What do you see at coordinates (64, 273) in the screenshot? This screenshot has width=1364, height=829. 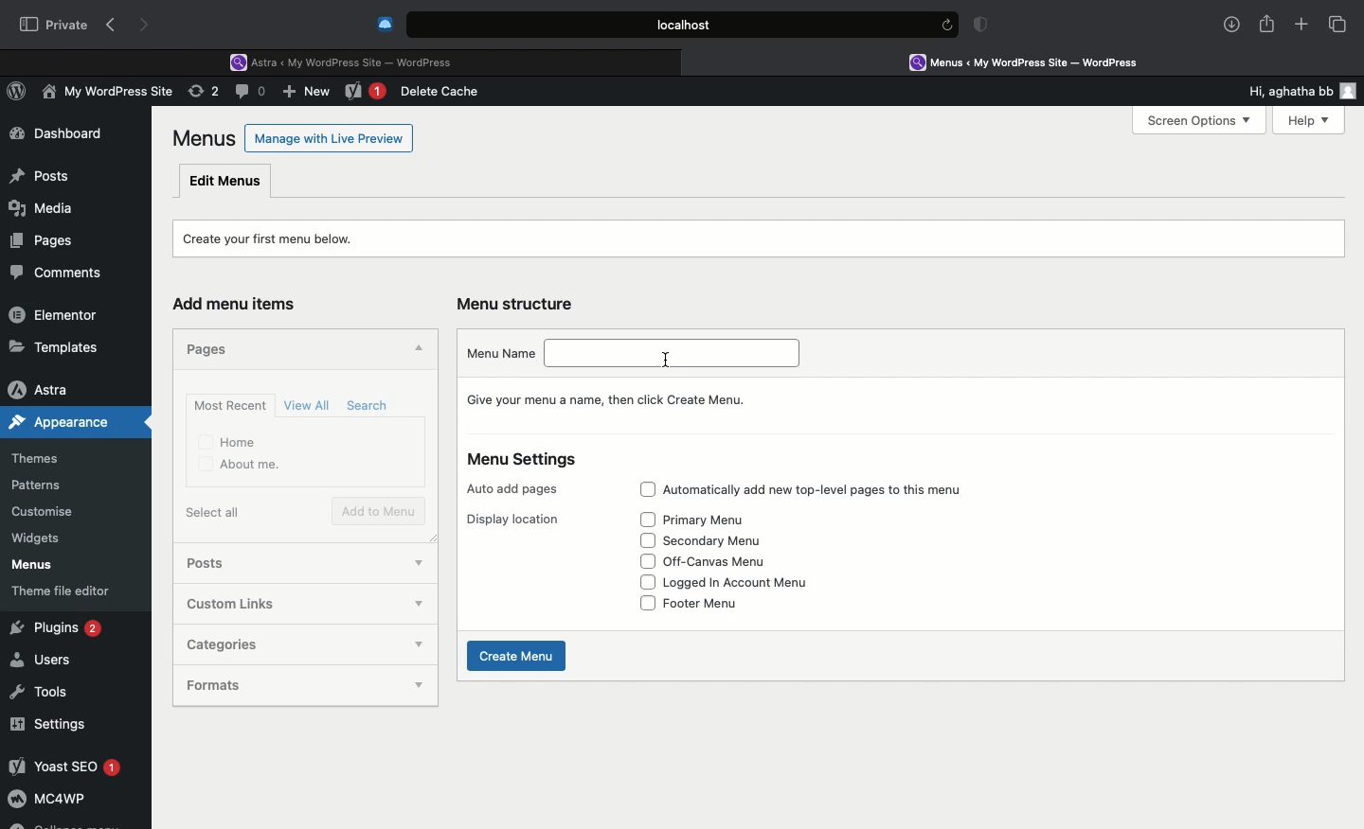 I see `Comments` at bounding box center [64, 273].